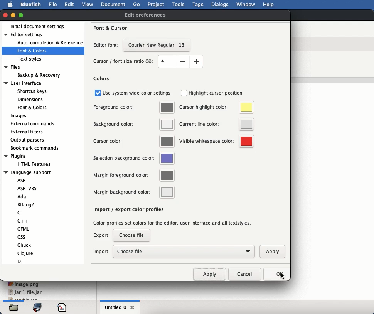 Image resolution: width=374 pixels, height=314 pixels. I want to click on margin foreground color, so click(133, 176).